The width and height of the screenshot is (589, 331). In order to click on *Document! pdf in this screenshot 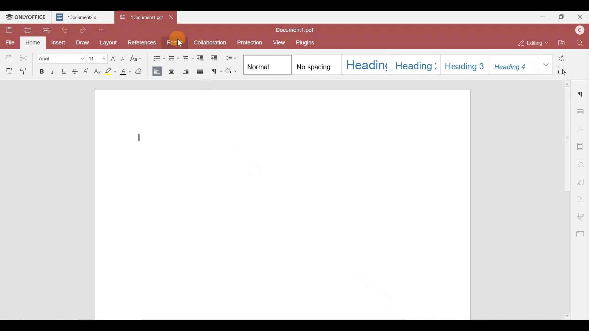, I will do `click(139, 18)`.